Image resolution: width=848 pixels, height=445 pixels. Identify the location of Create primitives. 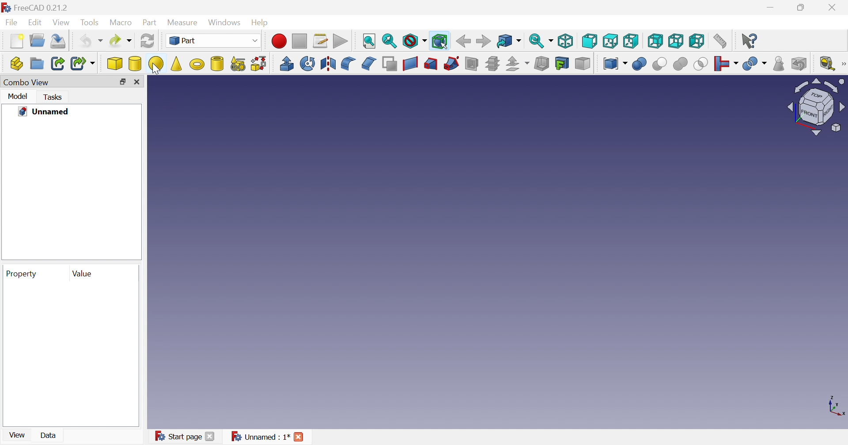
(238, 64).